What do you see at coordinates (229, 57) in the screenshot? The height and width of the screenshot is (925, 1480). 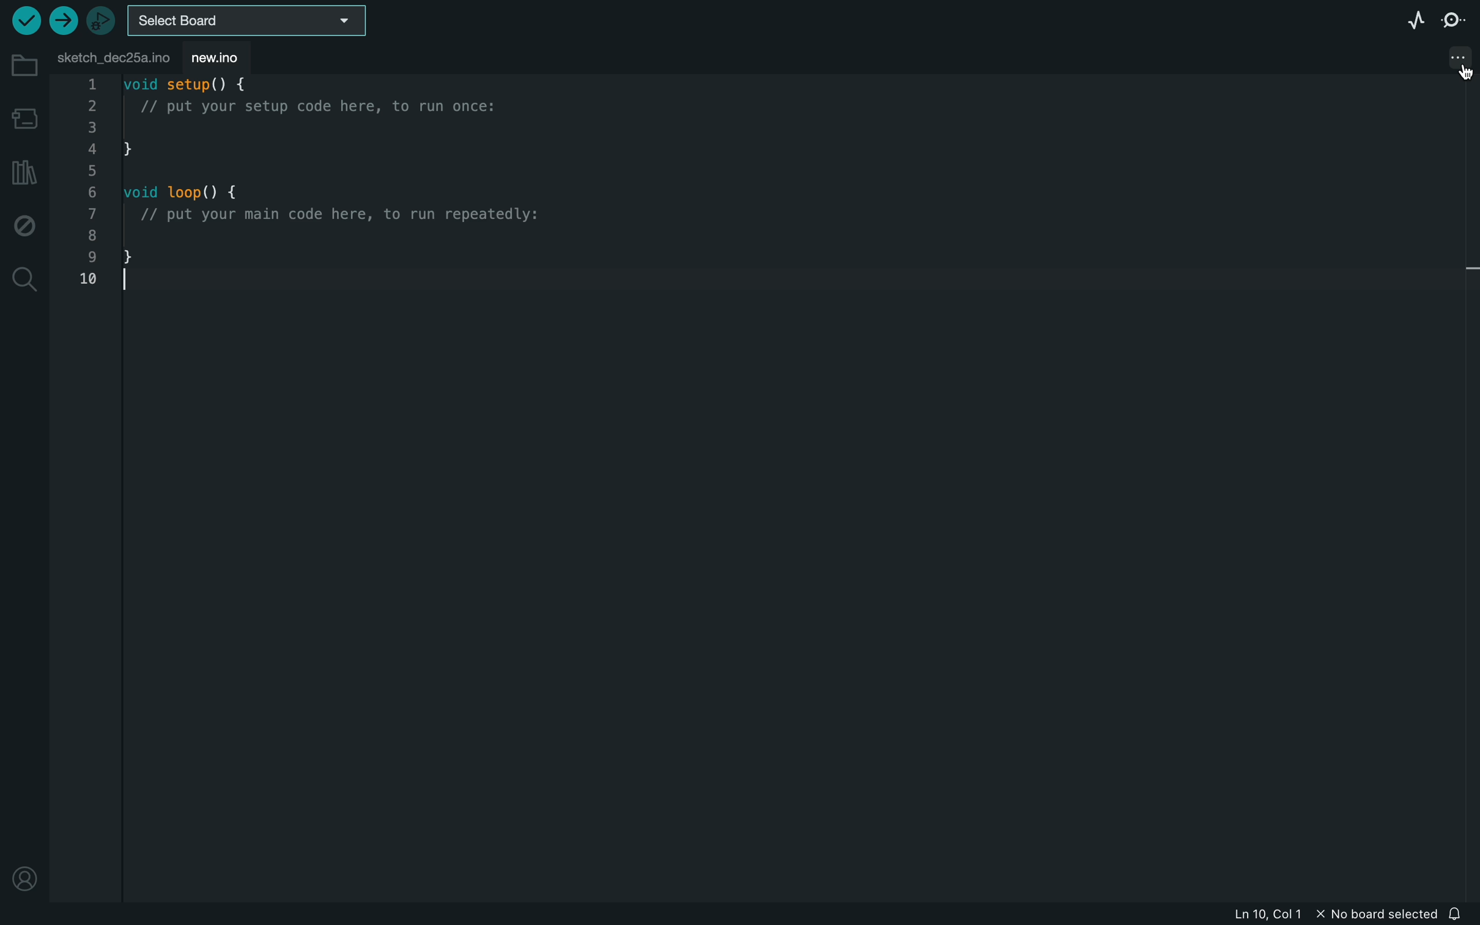 I see `new` at bounding box center [229, 57].